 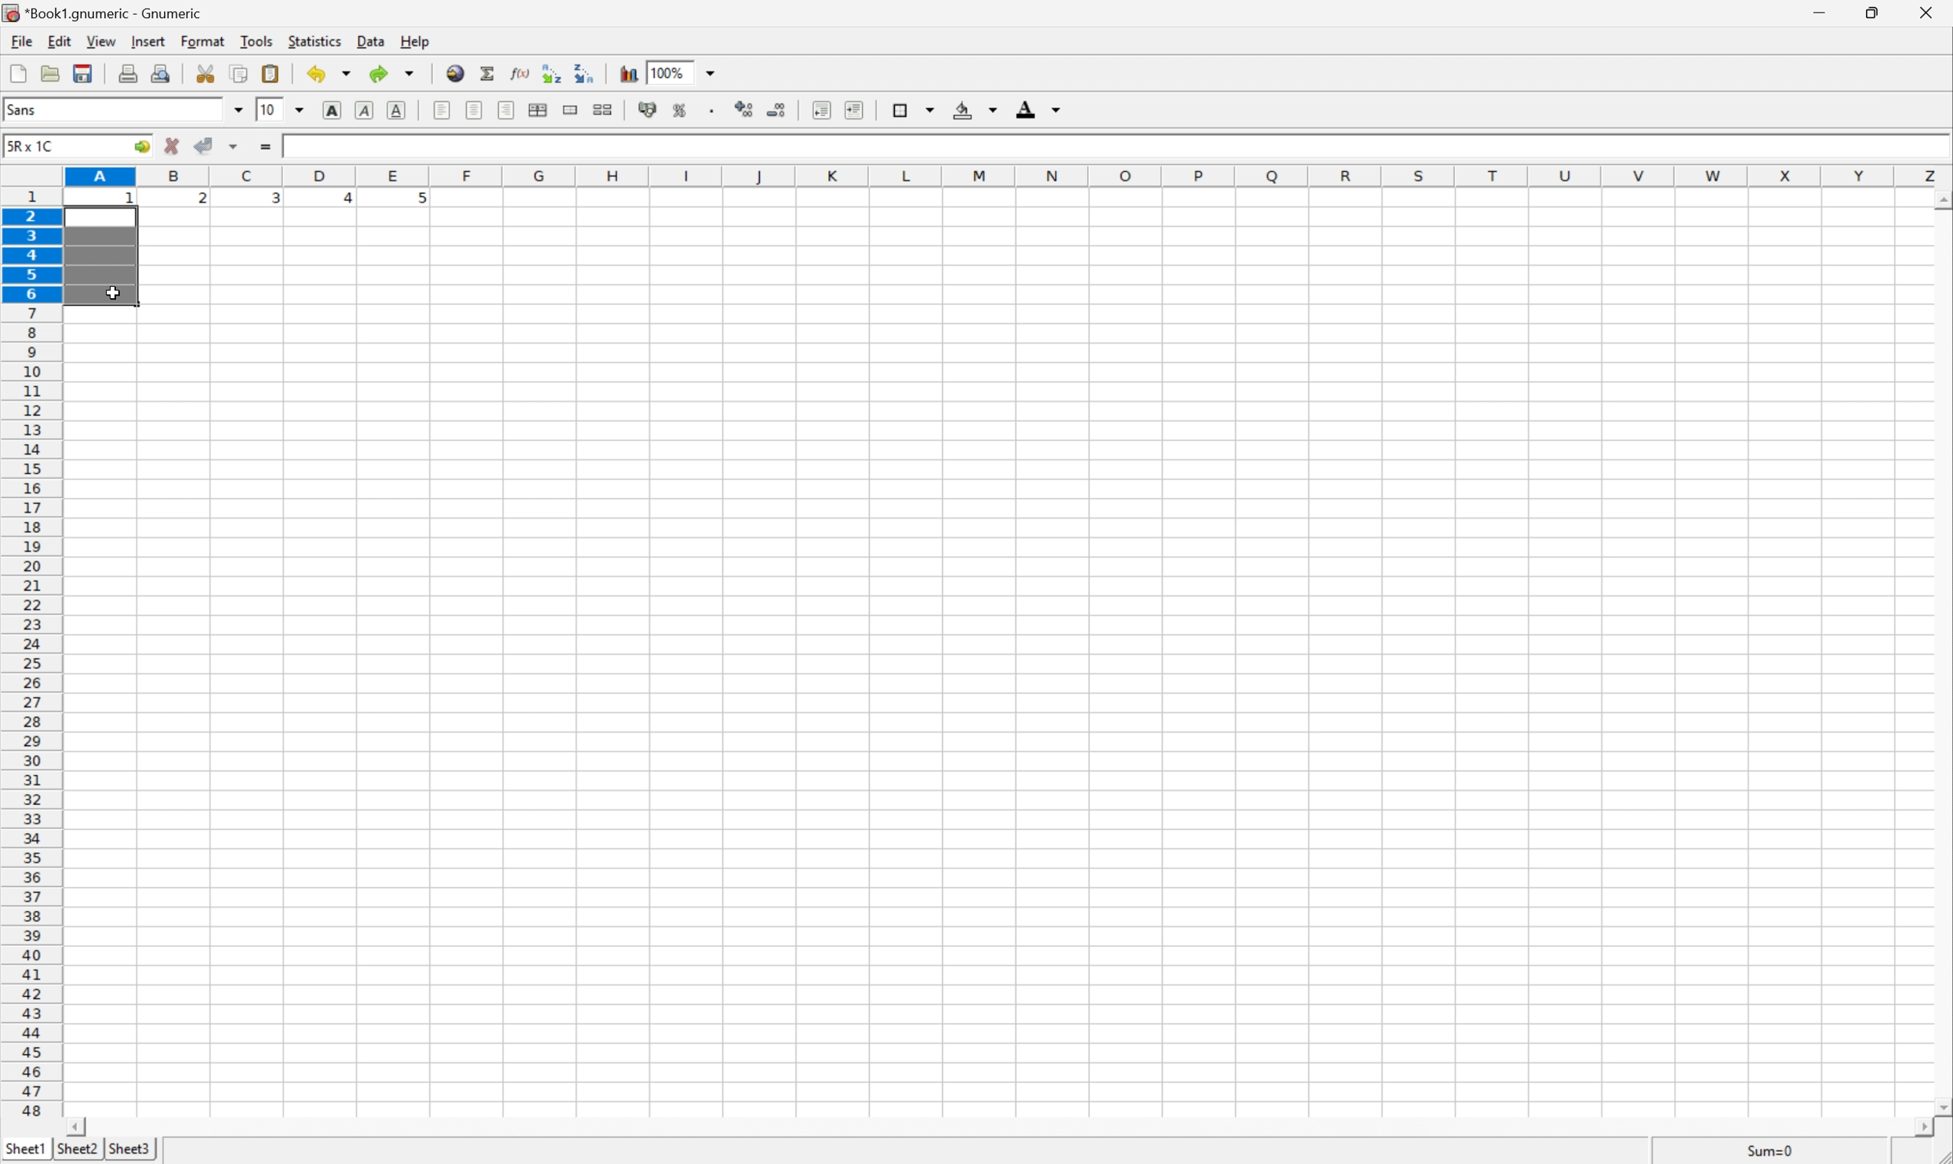 I want to click on minimize, so click(x=1827, y=13).